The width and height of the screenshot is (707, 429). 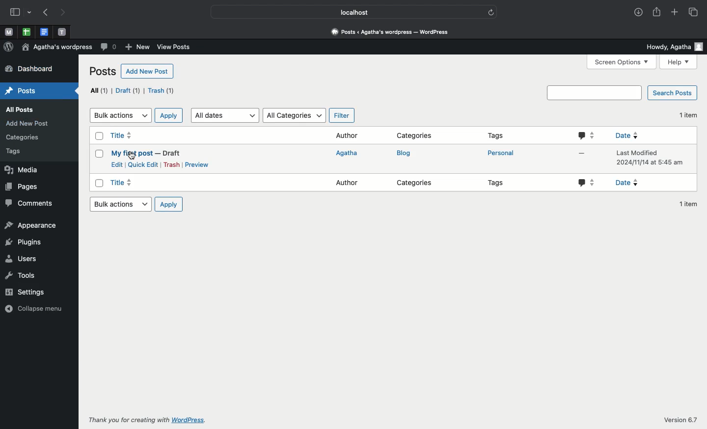 What do you see at coordinates (492, 12) in the screenshot?
I see `refresh` at bounding box center [492, 12].